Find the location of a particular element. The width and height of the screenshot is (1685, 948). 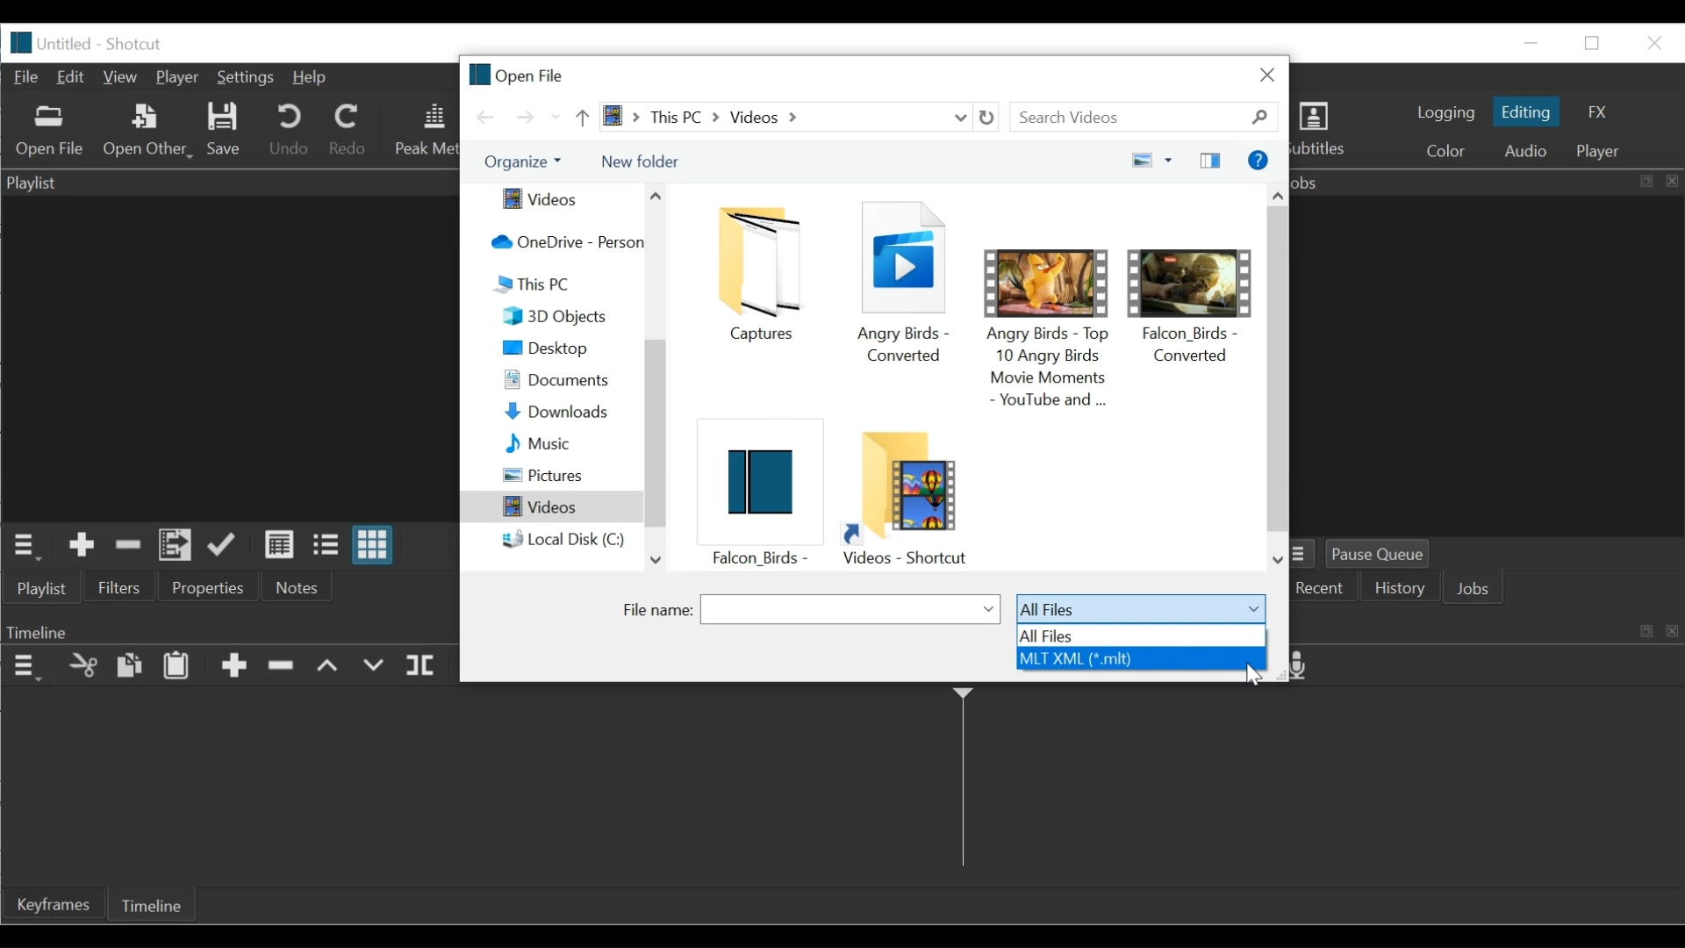

Timeline Panel is located at coordinates (230, 630).